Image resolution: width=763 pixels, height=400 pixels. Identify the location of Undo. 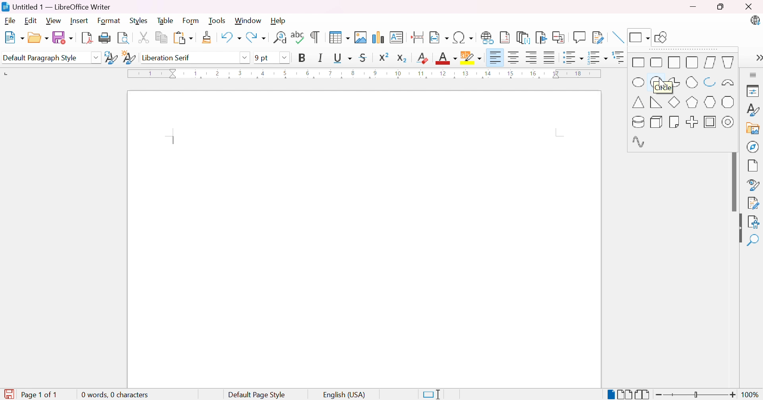
(230, 35).